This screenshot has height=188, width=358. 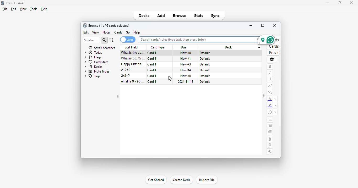 I want to click on select formatting to remove, so click(x=275, y=113).